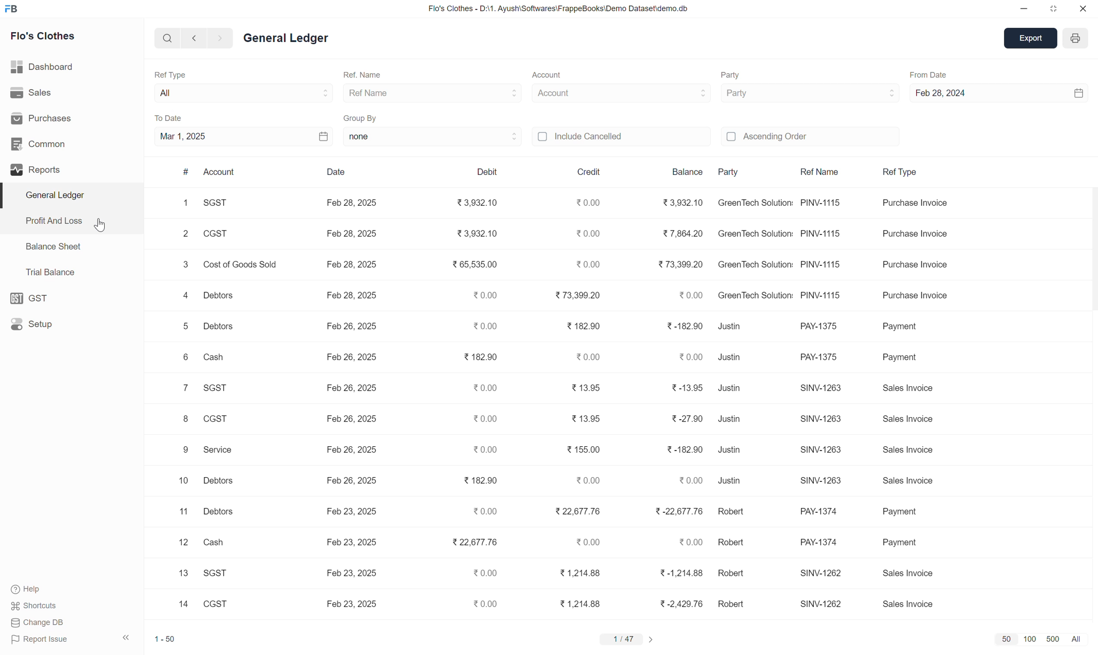  What do you see at coordinates (592, 421) in the screenshot?
I see `₹13.95` at bounding box center [592, 421].